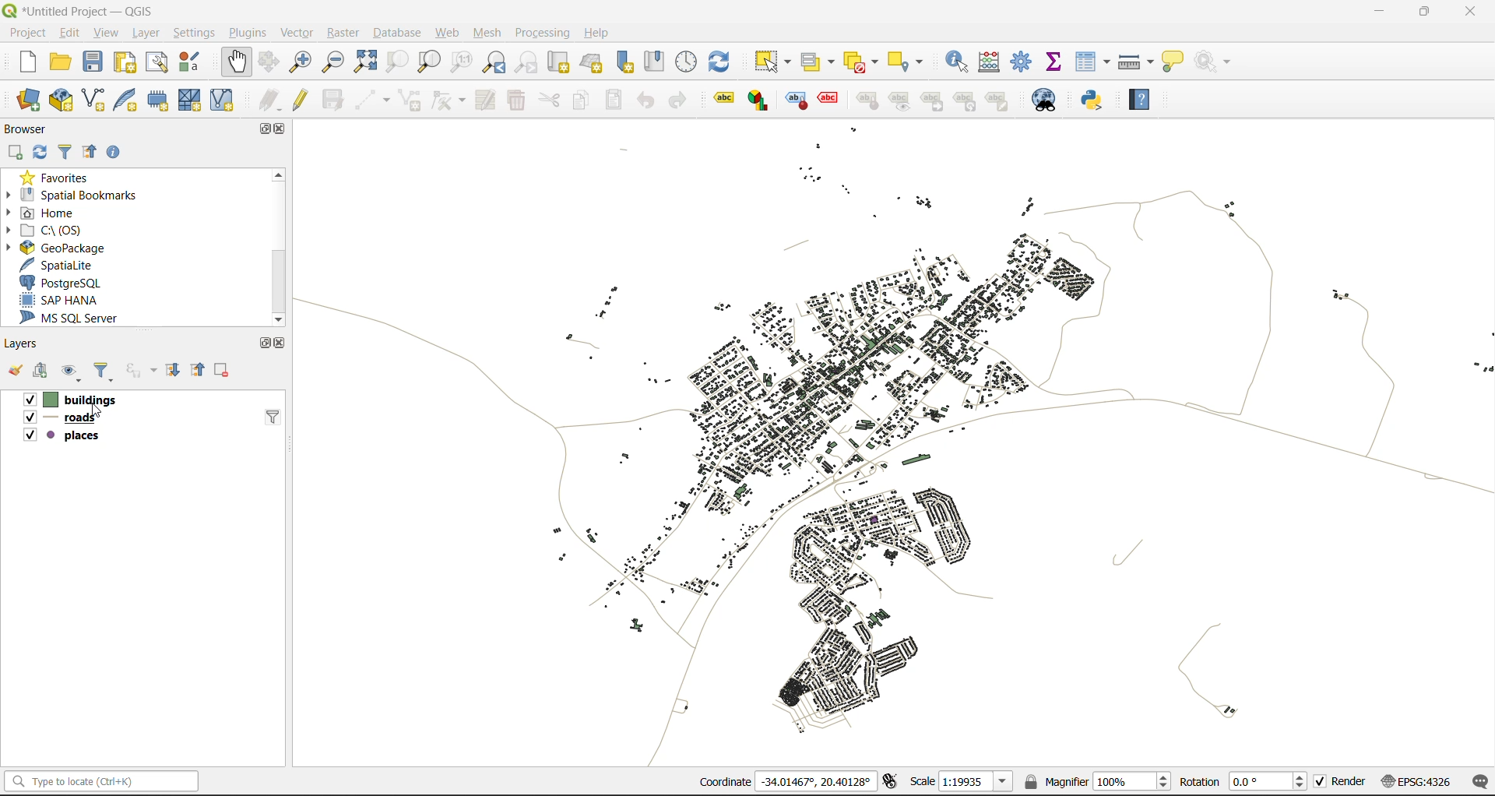 The height and width of the screenshot is (796, 1495). I want to click on pin/unpin labels and diagrams, so click(865, 100).